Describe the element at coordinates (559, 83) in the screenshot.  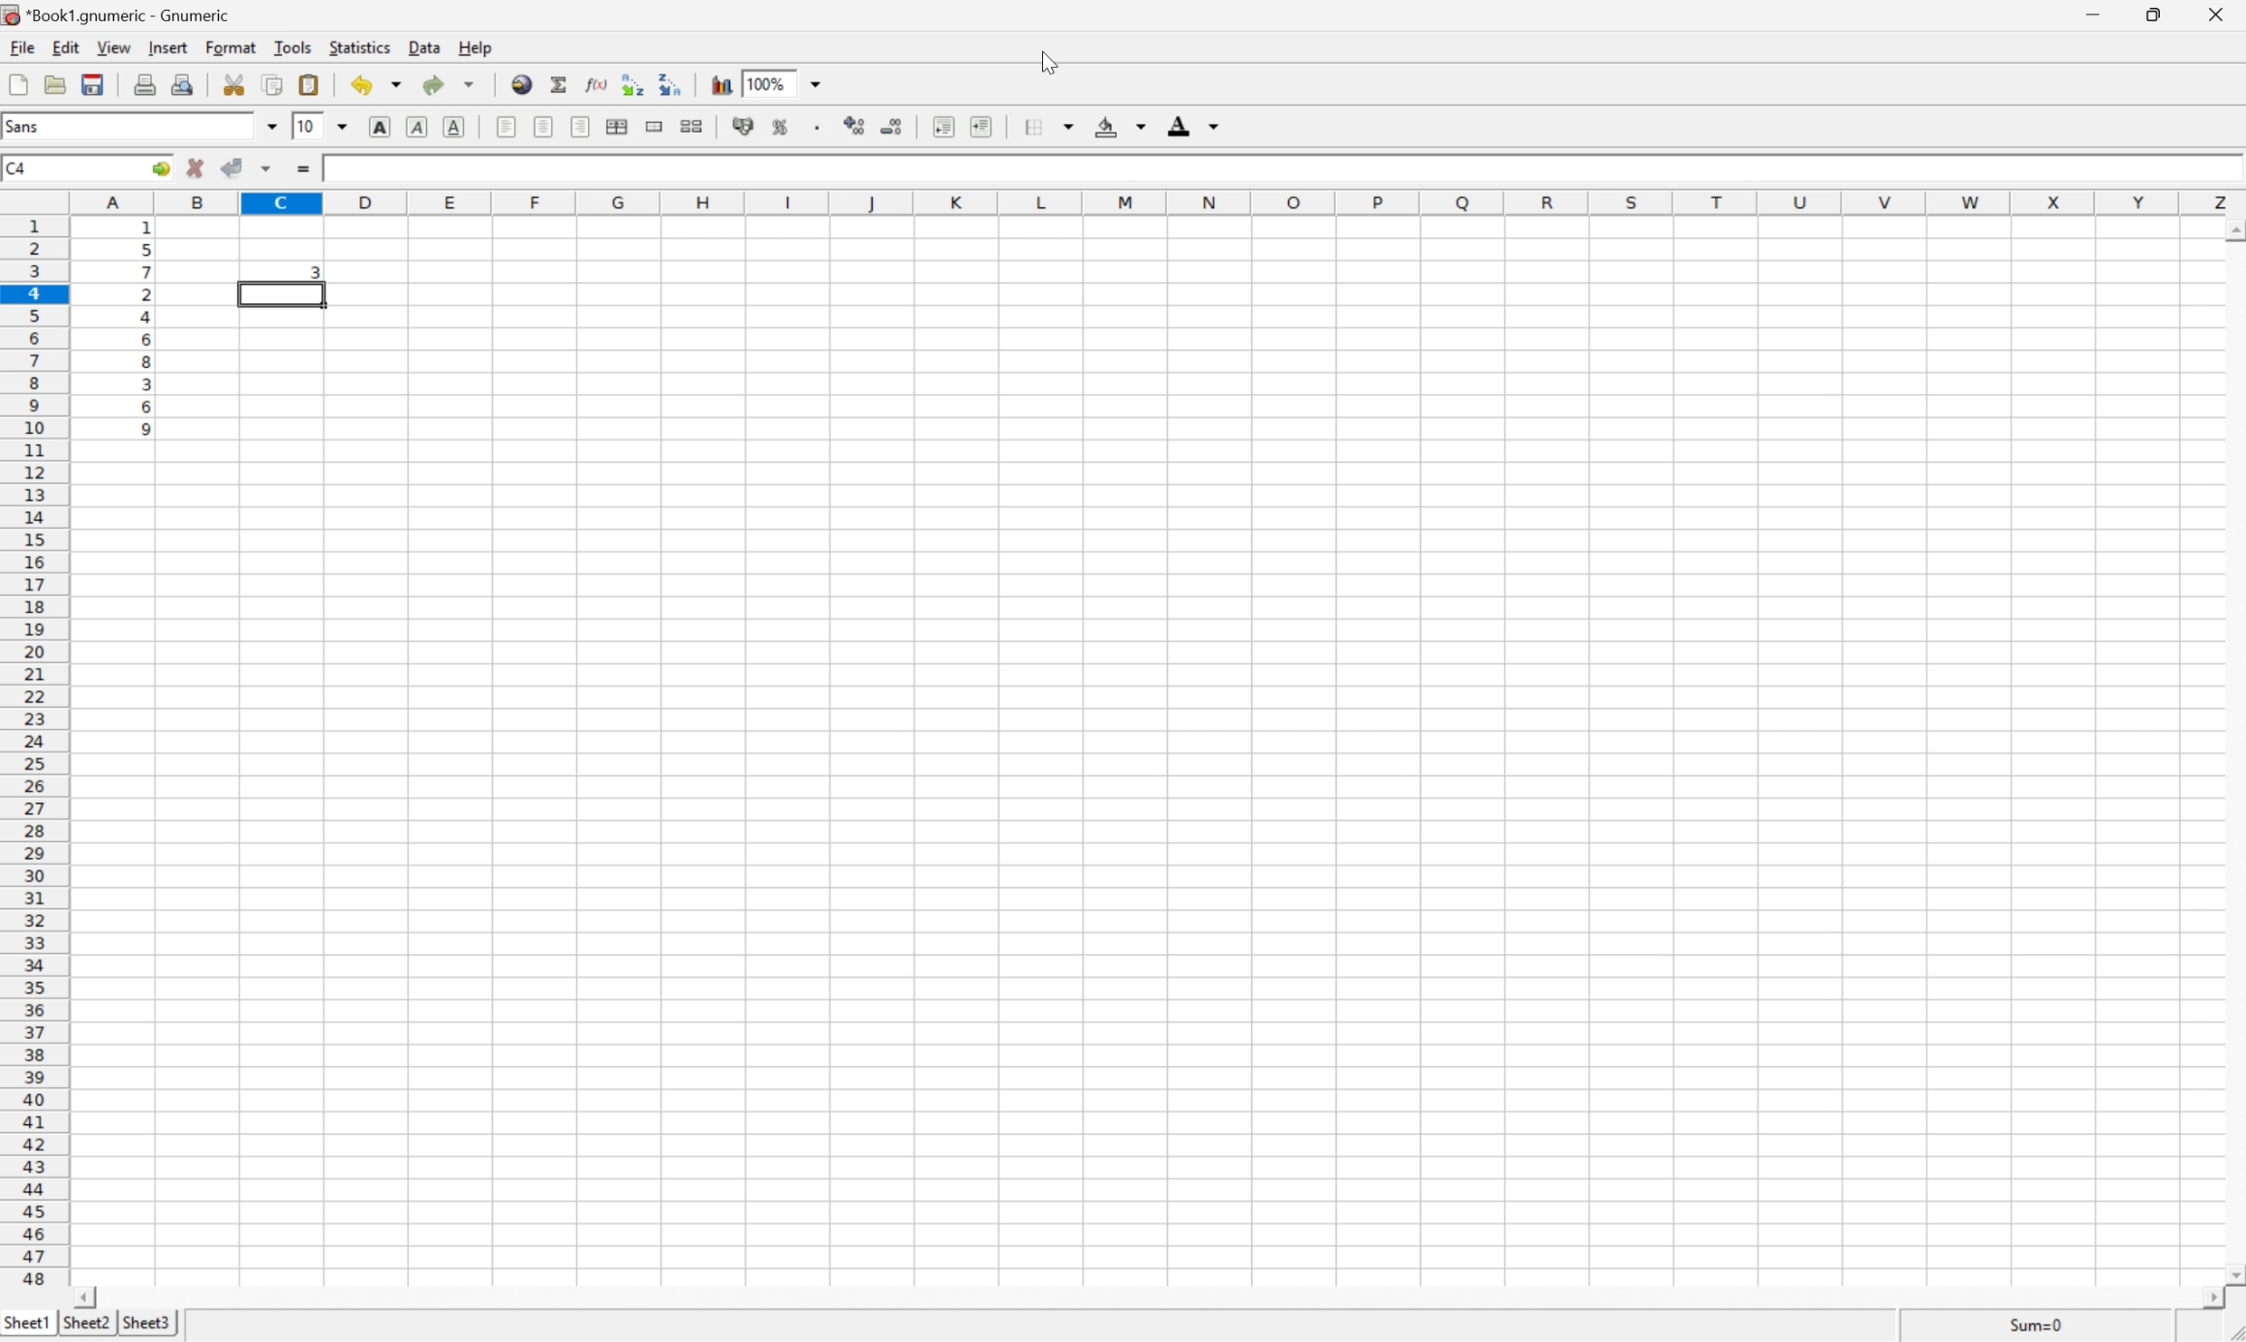
I see `sum in current cell` at that location.